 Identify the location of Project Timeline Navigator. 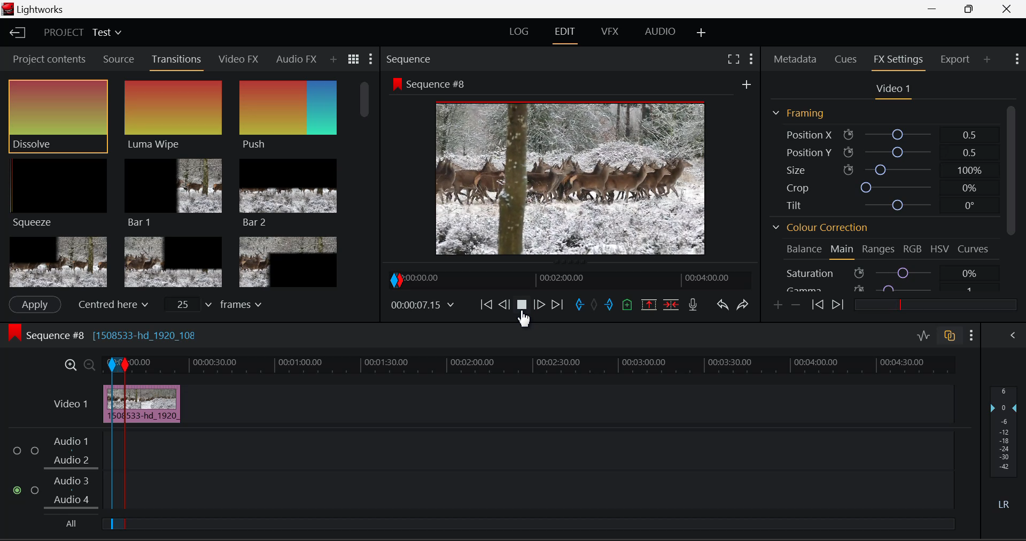
(568, 279).